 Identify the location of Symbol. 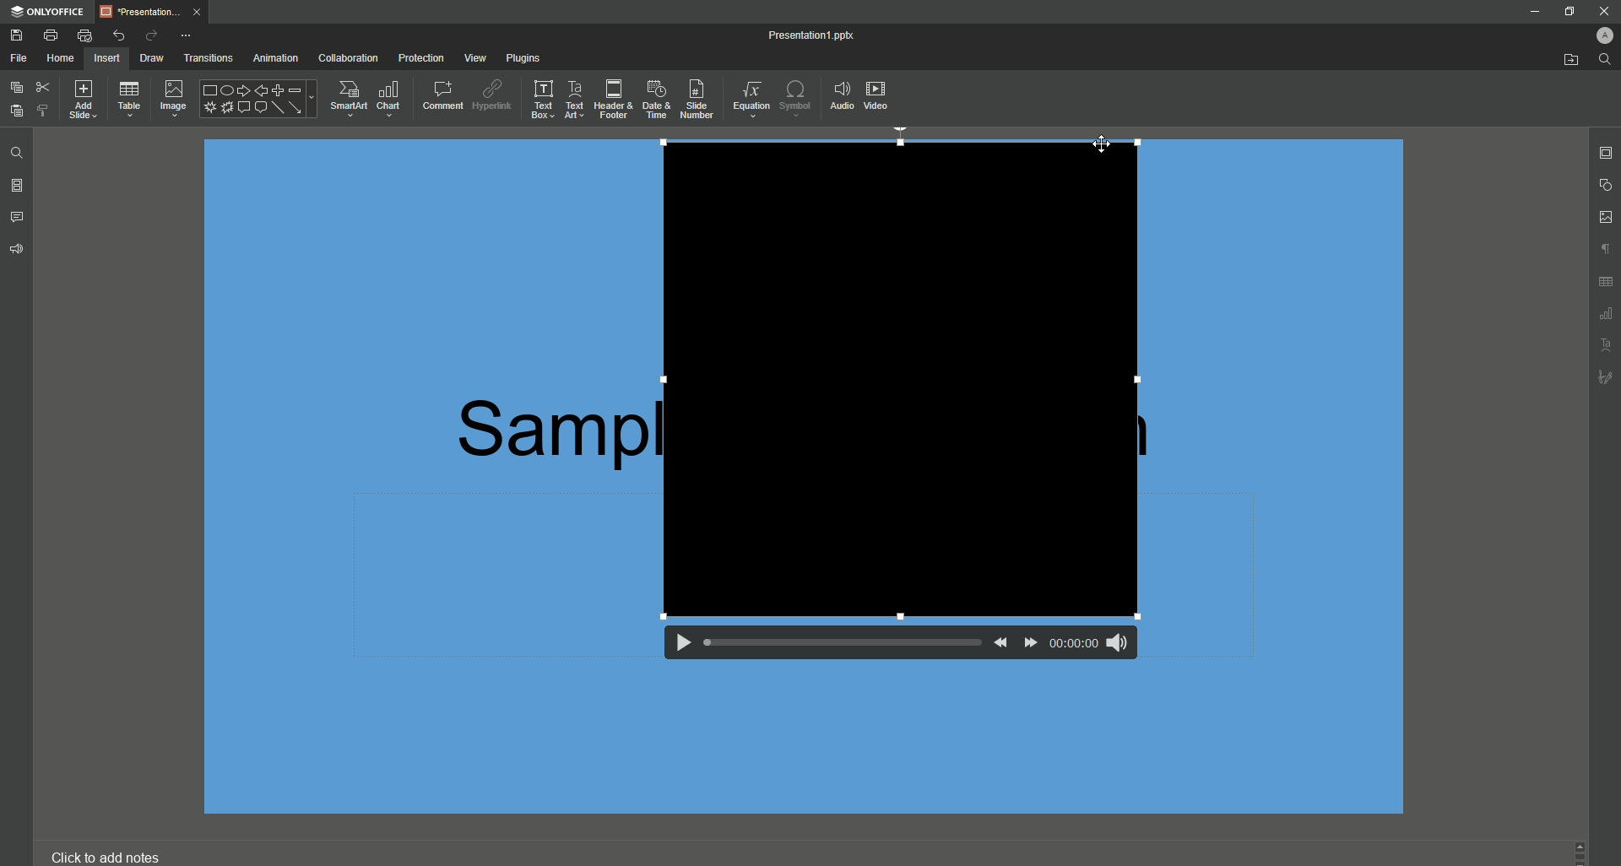
(796, 98).